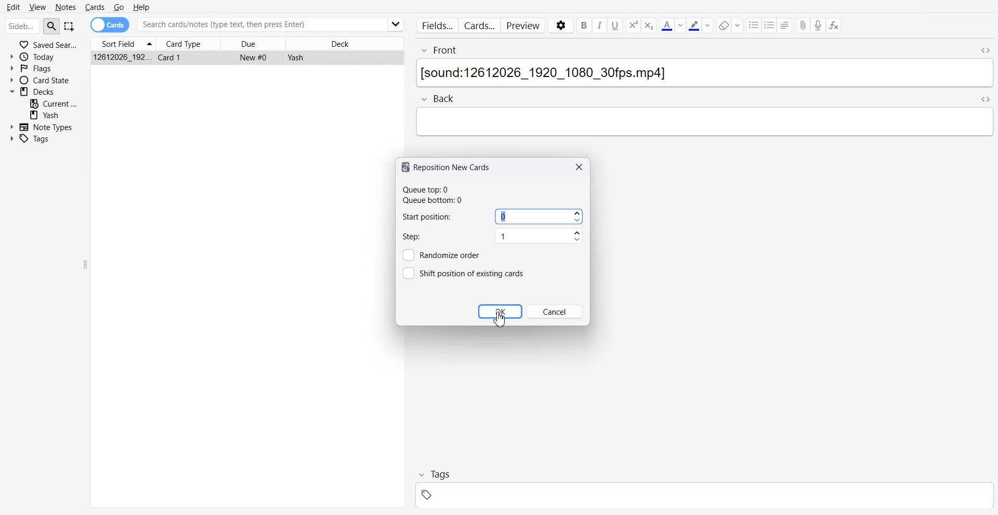 The height and width of the screenshot is (515, 998). I want to click on Deck, so click(346, 43).